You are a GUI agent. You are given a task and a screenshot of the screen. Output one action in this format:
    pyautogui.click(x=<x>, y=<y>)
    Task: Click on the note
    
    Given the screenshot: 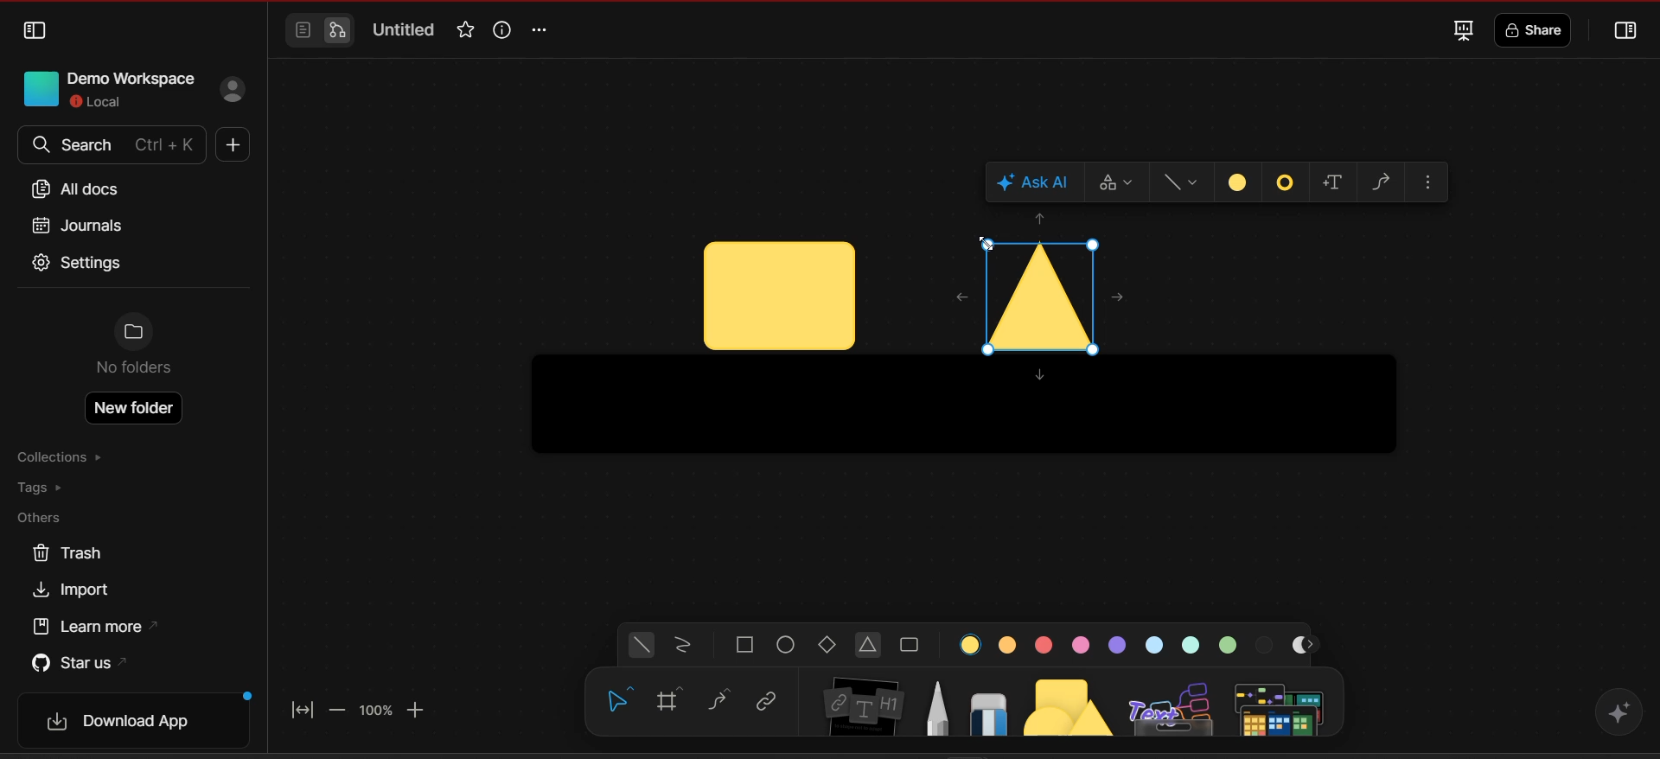 What is the action you would take?
    pyautogui.click(x=865, y=702)
    